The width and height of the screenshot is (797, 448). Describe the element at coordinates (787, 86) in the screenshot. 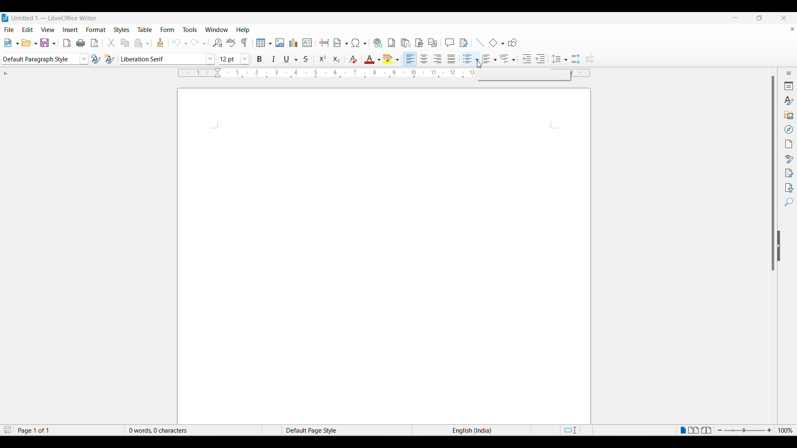

I see `Properties"` at that location.